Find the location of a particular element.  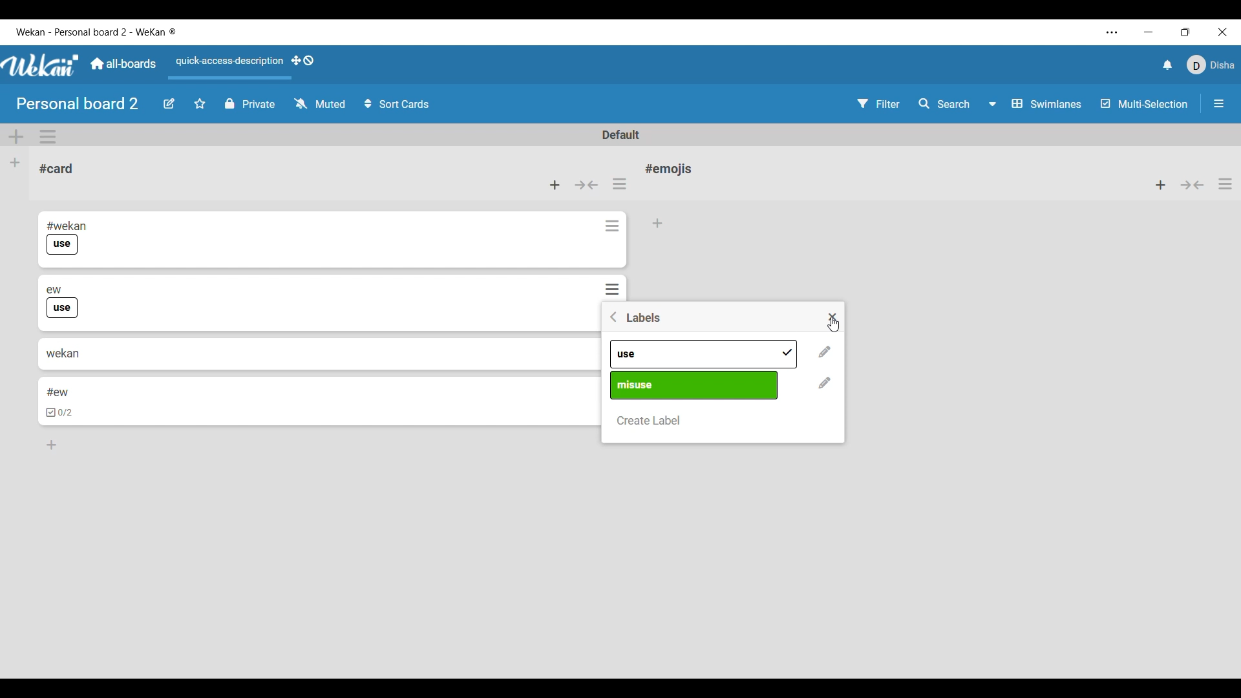

Show interface in a smaller tab is located at coordinates (1185, 32).